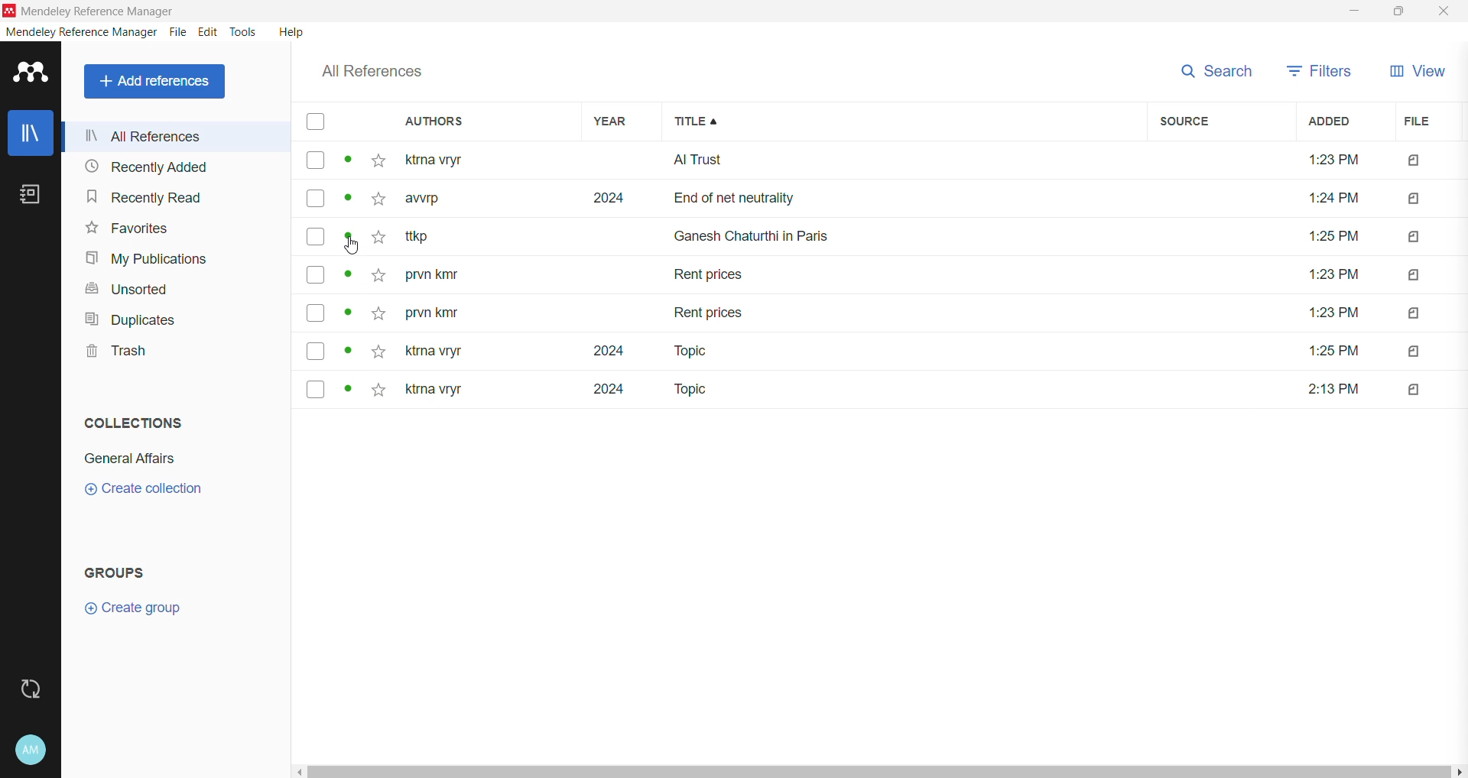 This screenshot has height=778, width=1468. Describe the element at coordinates (92, 11) in the screenshot. I see `Application Name` at that location.